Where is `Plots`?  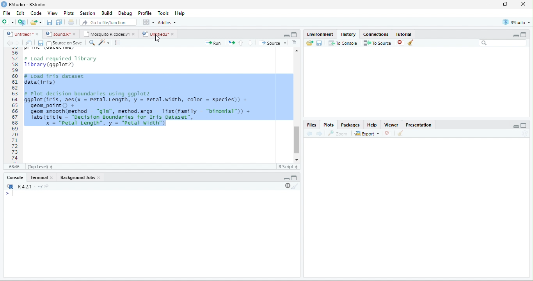
Plots is located at coordinates (329, 125).